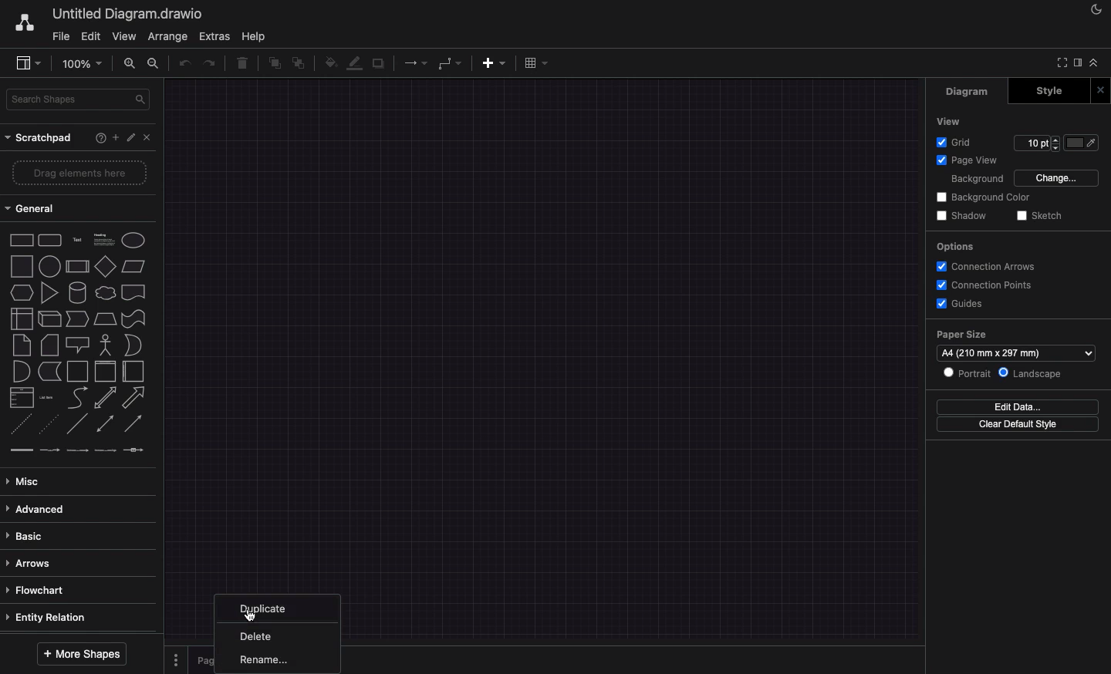 This screenshot has height=674, width=1111. I want to click on process, so click(78, 268).